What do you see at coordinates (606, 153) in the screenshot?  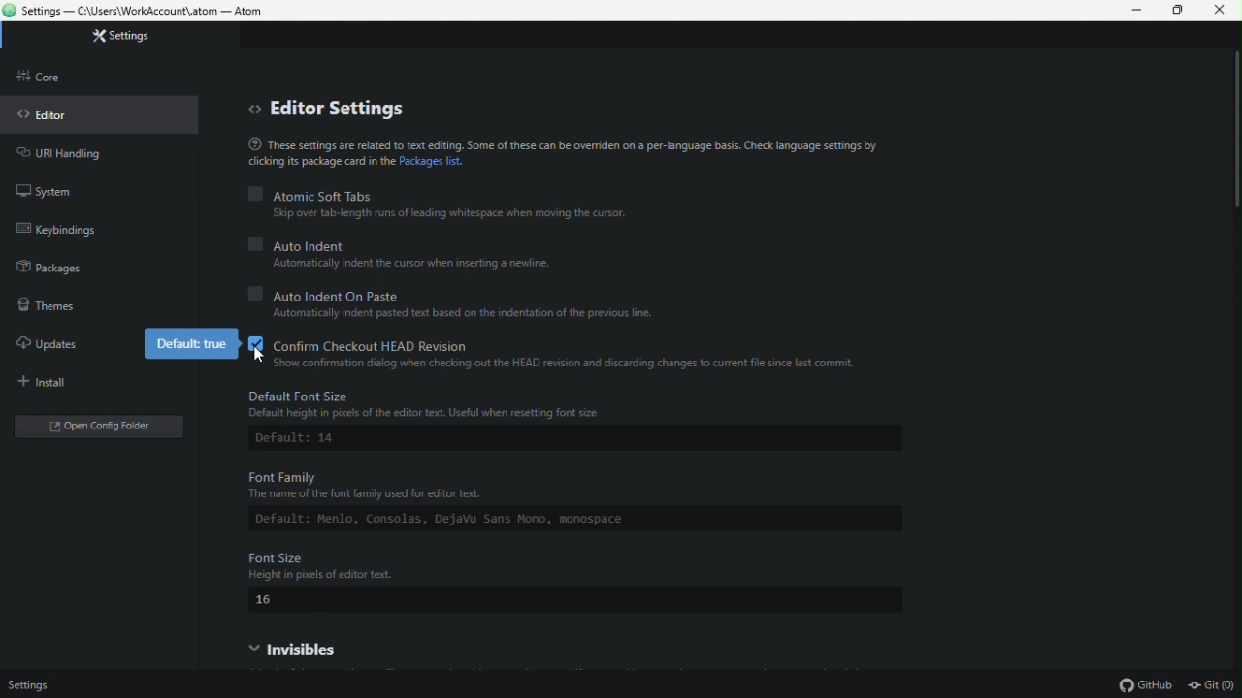 I see `(® These settings are related to text editing. Some of these can be overriden on a per-language basis. Check language settings by clicking is package card in the Packages list.` at bounding box center [606, 153].